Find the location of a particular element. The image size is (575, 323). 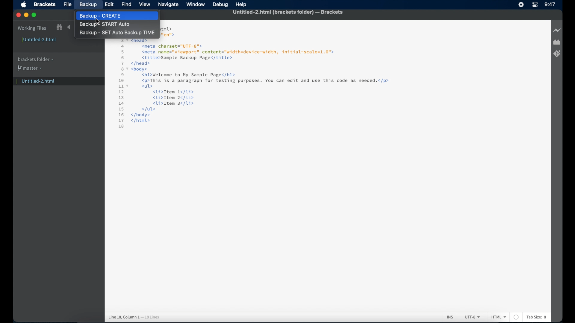

html is located at coordinates (499, 317).